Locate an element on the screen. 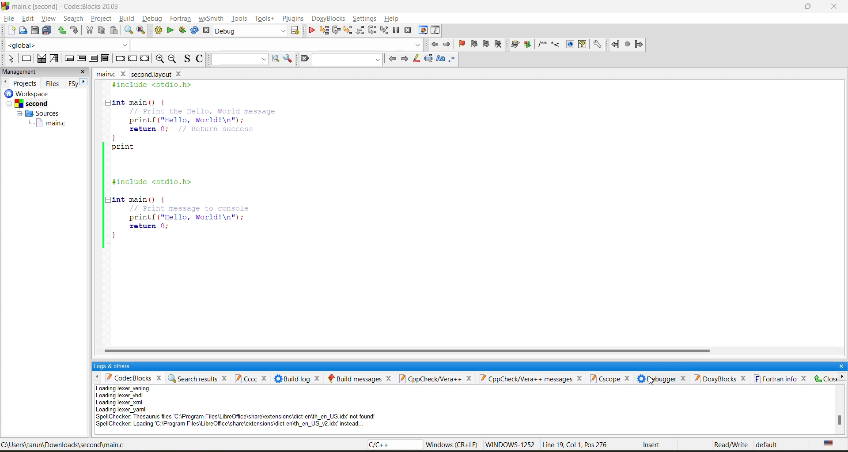  return instruction is located at coordinates (144, 59).